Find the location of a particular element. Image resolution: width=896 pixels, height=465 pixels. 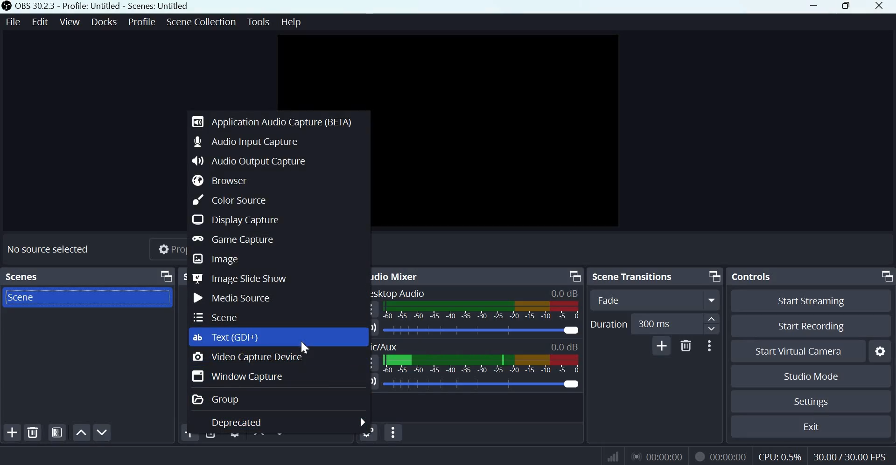

Start streaming is located at coordinates (811, 301).